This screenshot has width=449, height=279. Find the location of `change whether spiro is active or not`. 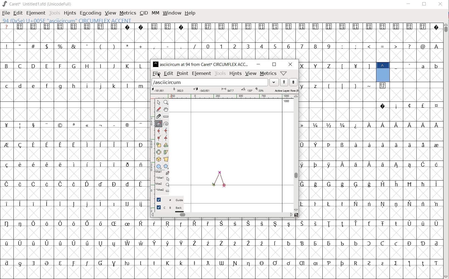

change whether spiro is active or not is located at coordinates (167, 124).